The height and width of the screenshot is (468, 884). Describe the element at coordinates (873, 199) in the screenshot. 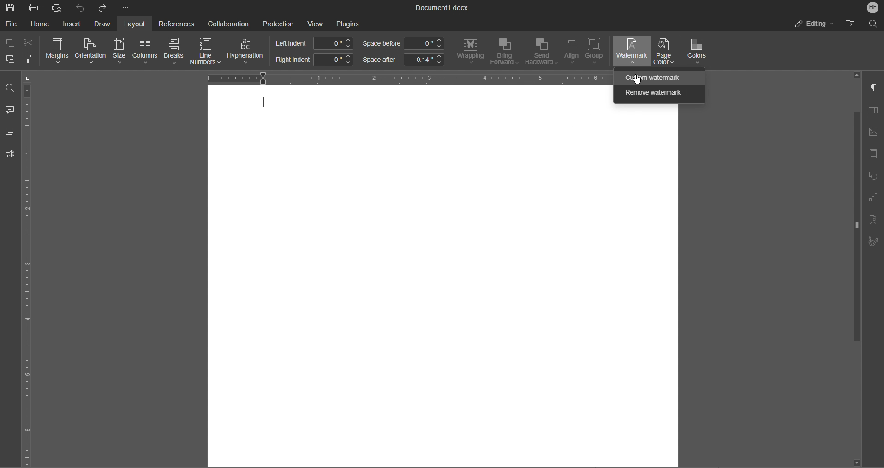

I see `Graph Settings` at that location.